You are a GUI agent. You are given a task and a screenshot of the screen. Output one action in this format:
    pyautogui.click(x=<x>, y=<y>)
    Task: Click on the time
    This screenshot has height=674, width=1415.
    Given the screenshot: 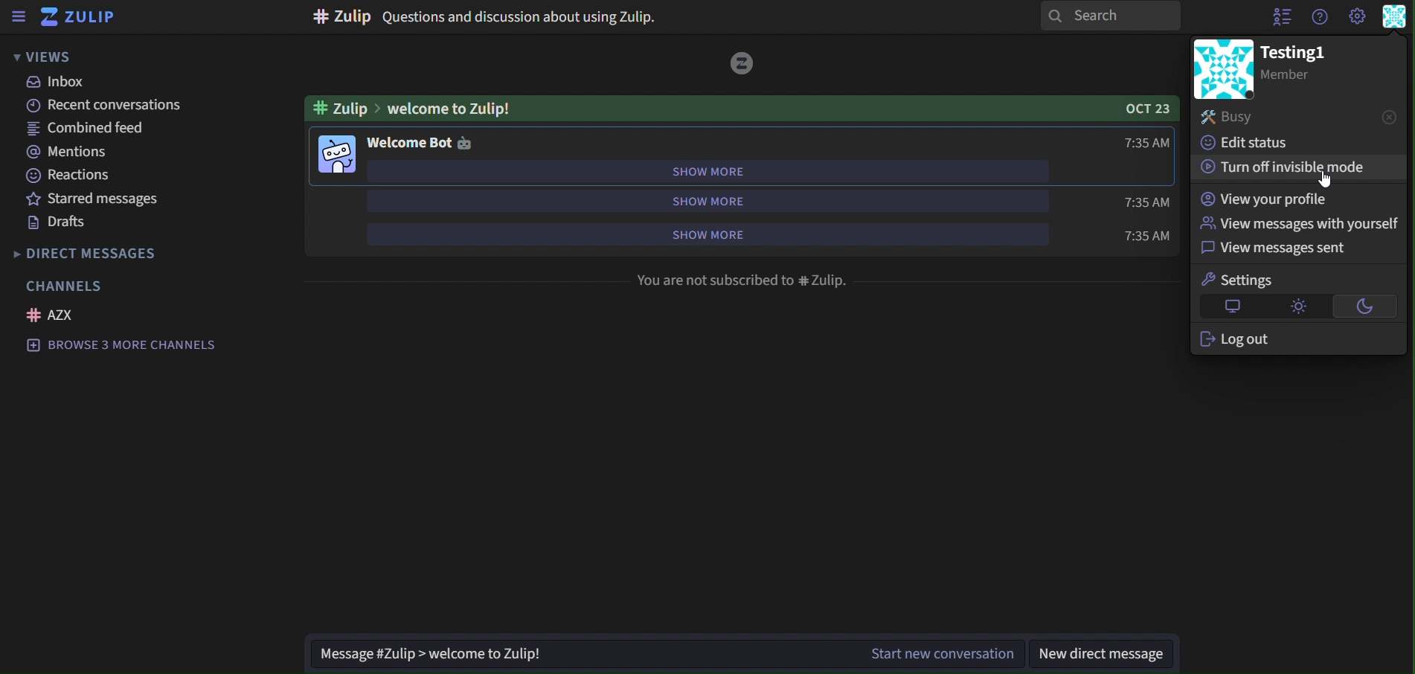 What is the action you would take?
    pyautogui.click(x=1141, y=202)
    